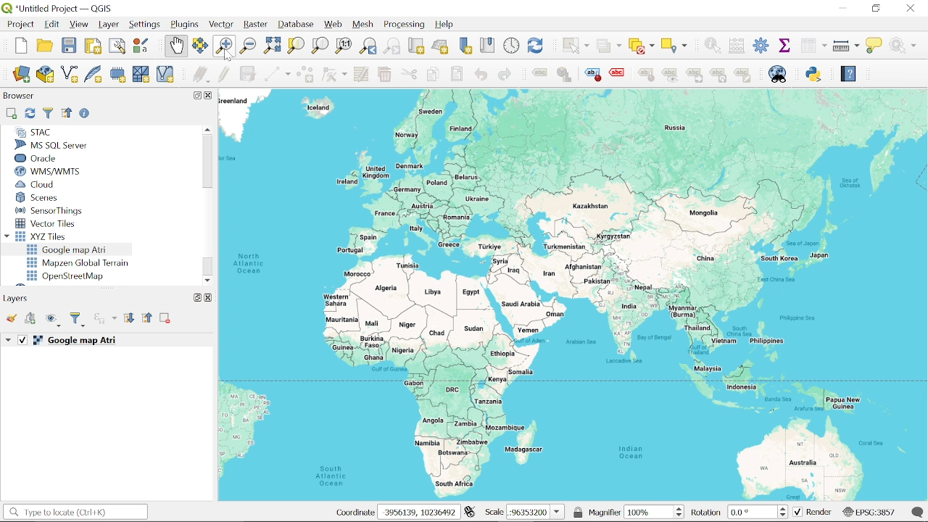 The width and height of the screenshot is (928, 522). What do you see at coordinates (919, 512) in the screenshot?
I see `Comment` at bounding box center [919, 512].